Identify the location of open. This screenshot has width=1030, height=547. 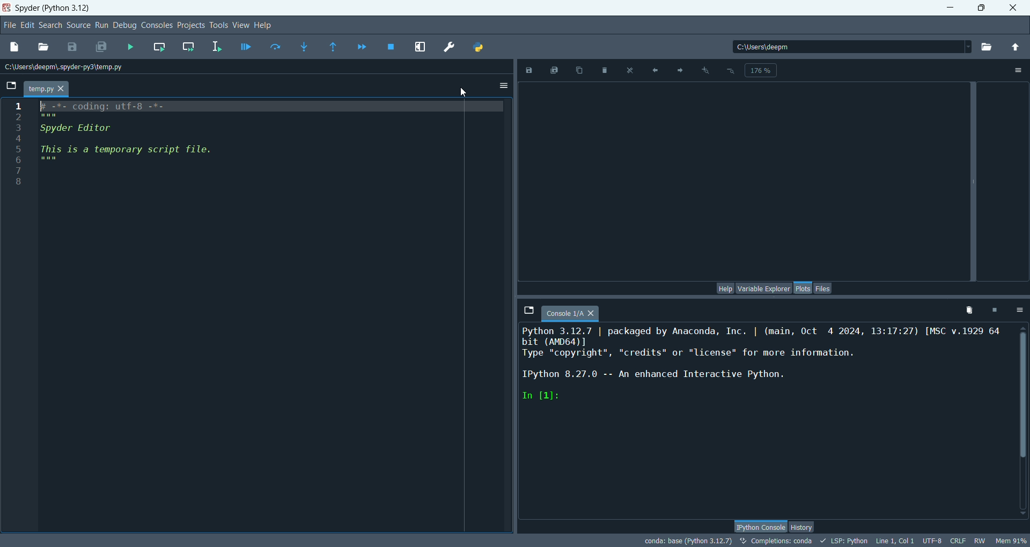
(41, 47).